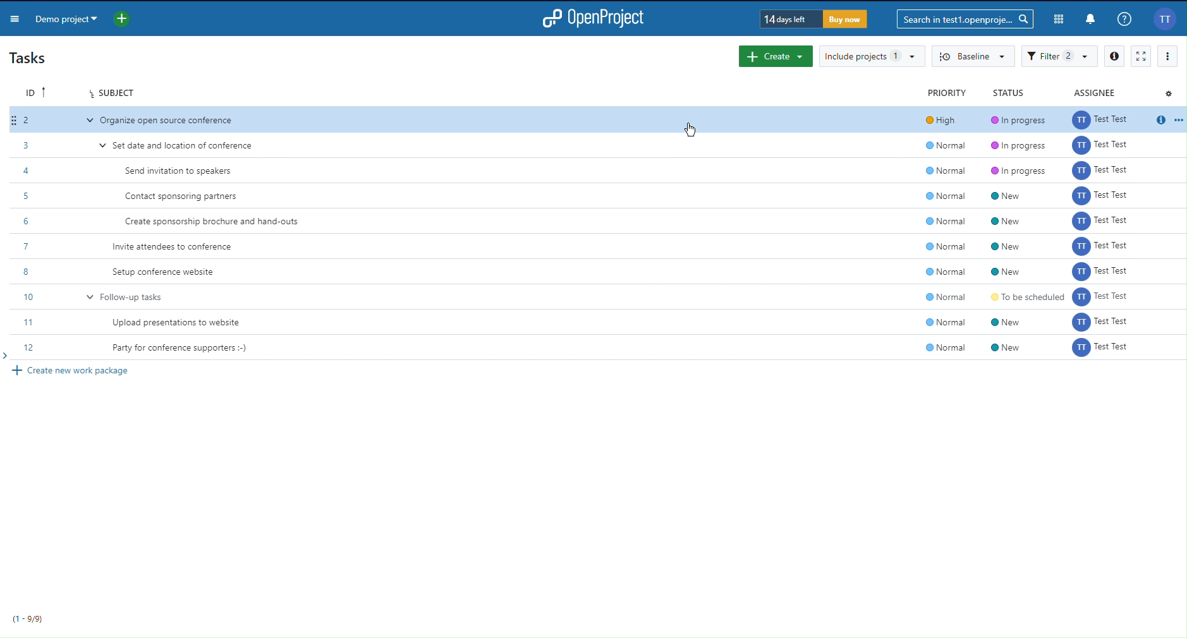 The width and height of the screenshot is (1187, 638). What do you see at coordinates (812, 19) in the screenshot?
I see `Trial Timer` at bounding box center [812, 19].